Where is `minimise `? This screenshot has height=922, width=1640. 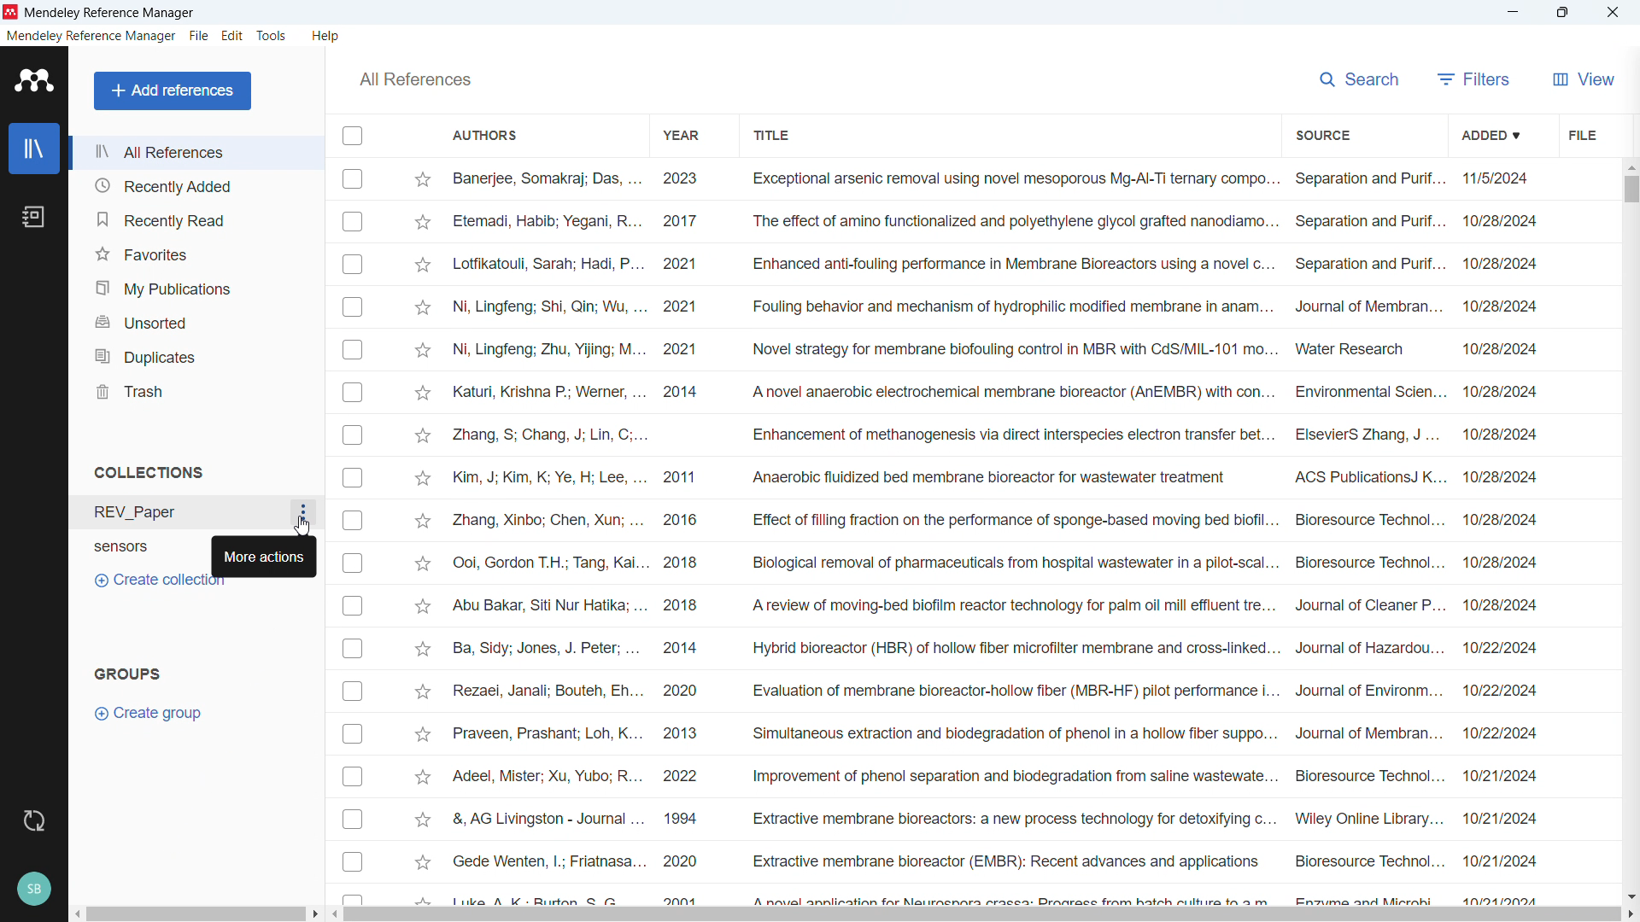 minimise  is located at coordinates (1516, 13).